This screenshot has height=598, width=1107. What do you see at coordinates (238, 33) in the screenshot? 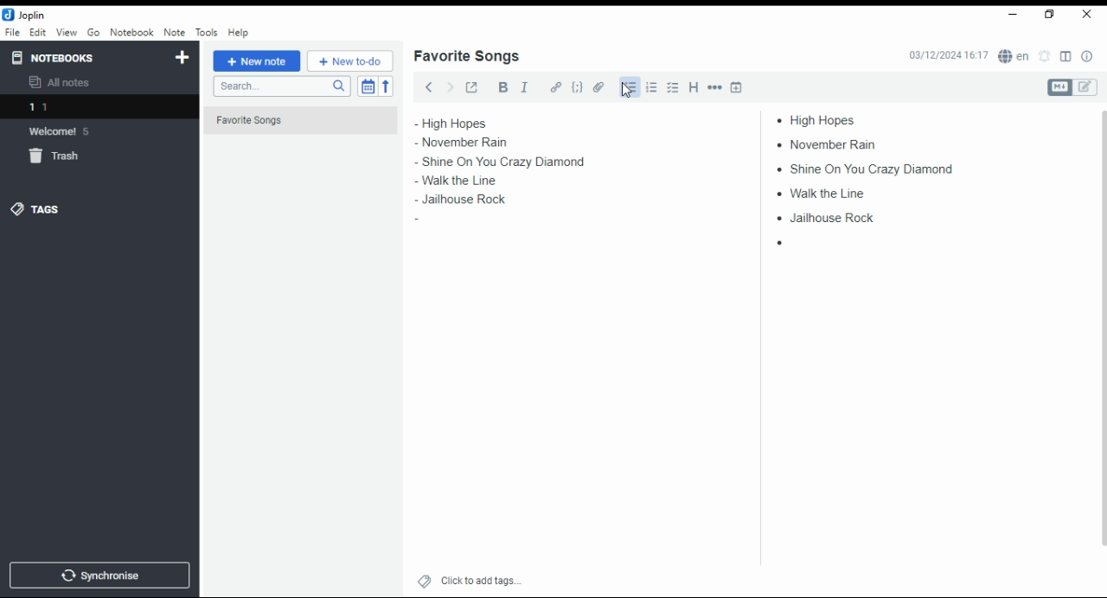
I see `help` at bounding box center [238, 33].